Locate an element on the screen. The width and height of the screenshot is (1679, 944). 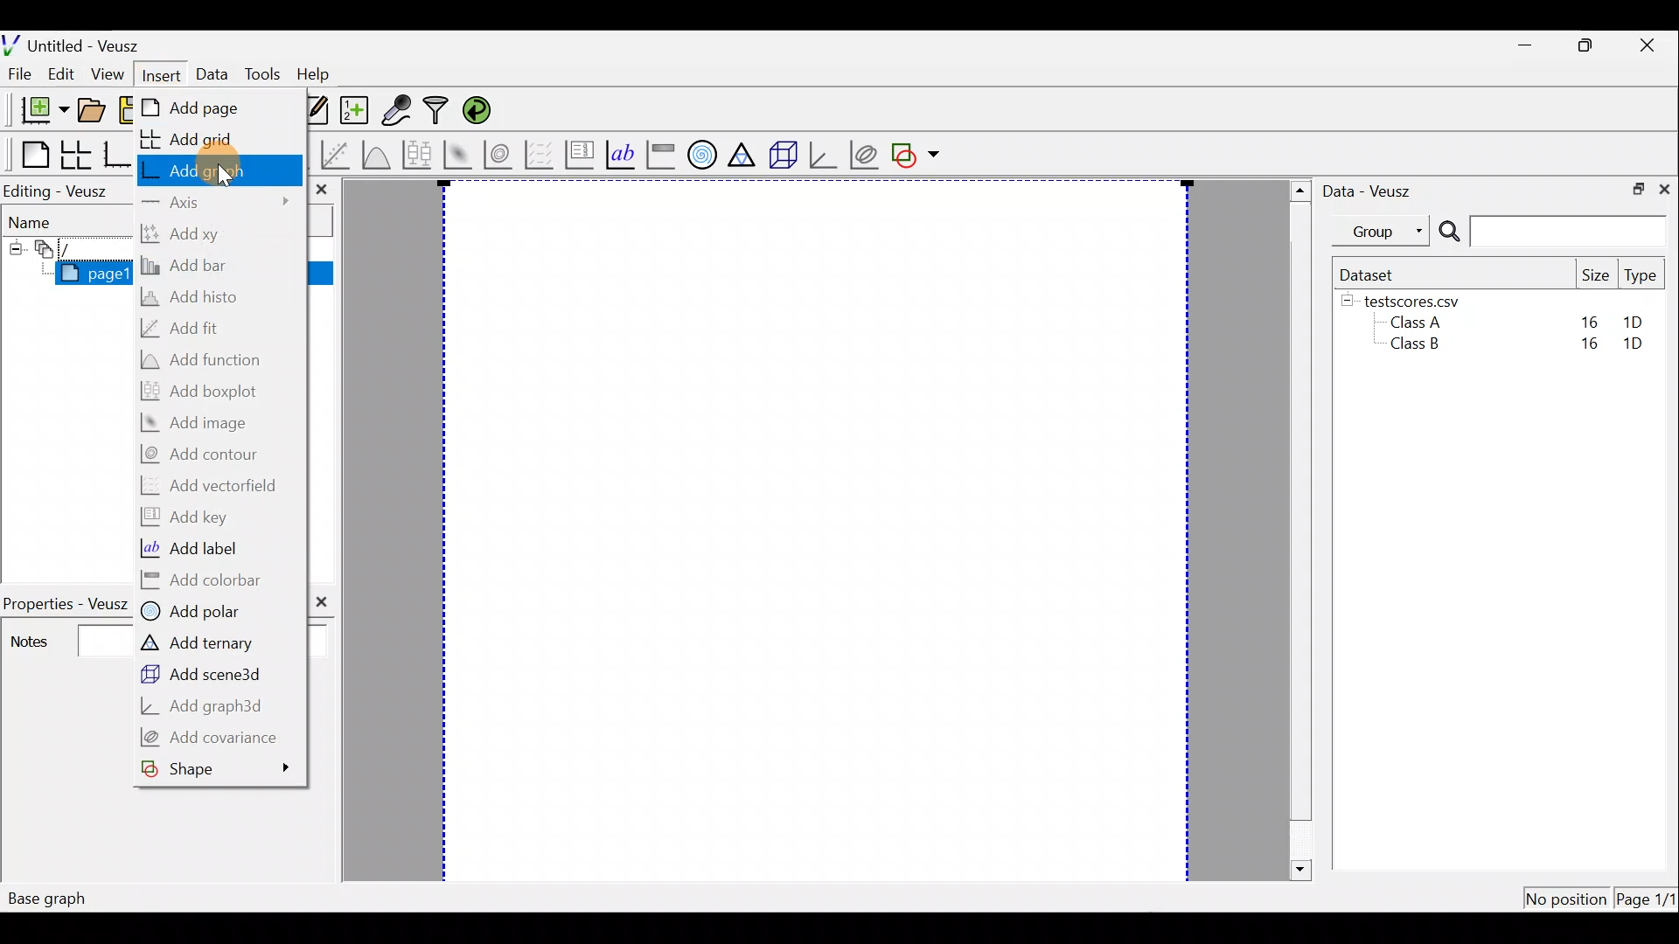
1D is located at coordinates (1635, 322).